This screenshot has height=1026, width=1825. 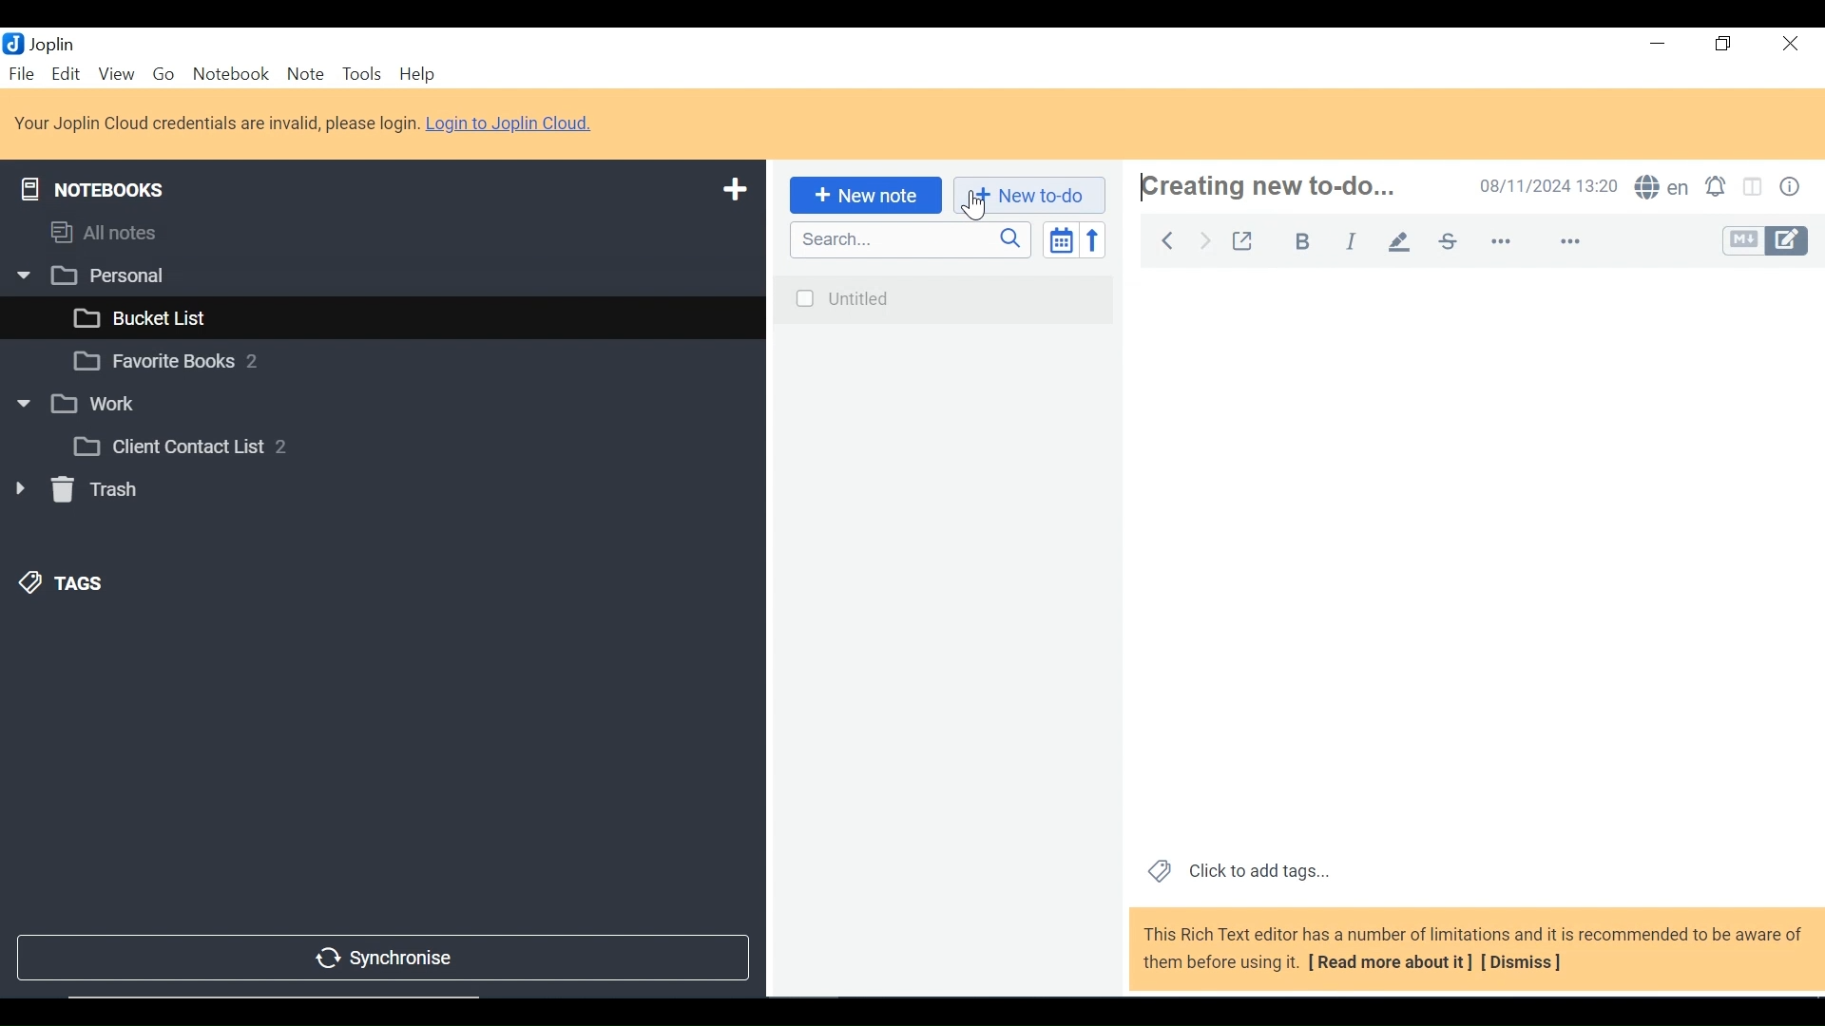 I want to click on Spell Checker, so click(x=1664, y=188).